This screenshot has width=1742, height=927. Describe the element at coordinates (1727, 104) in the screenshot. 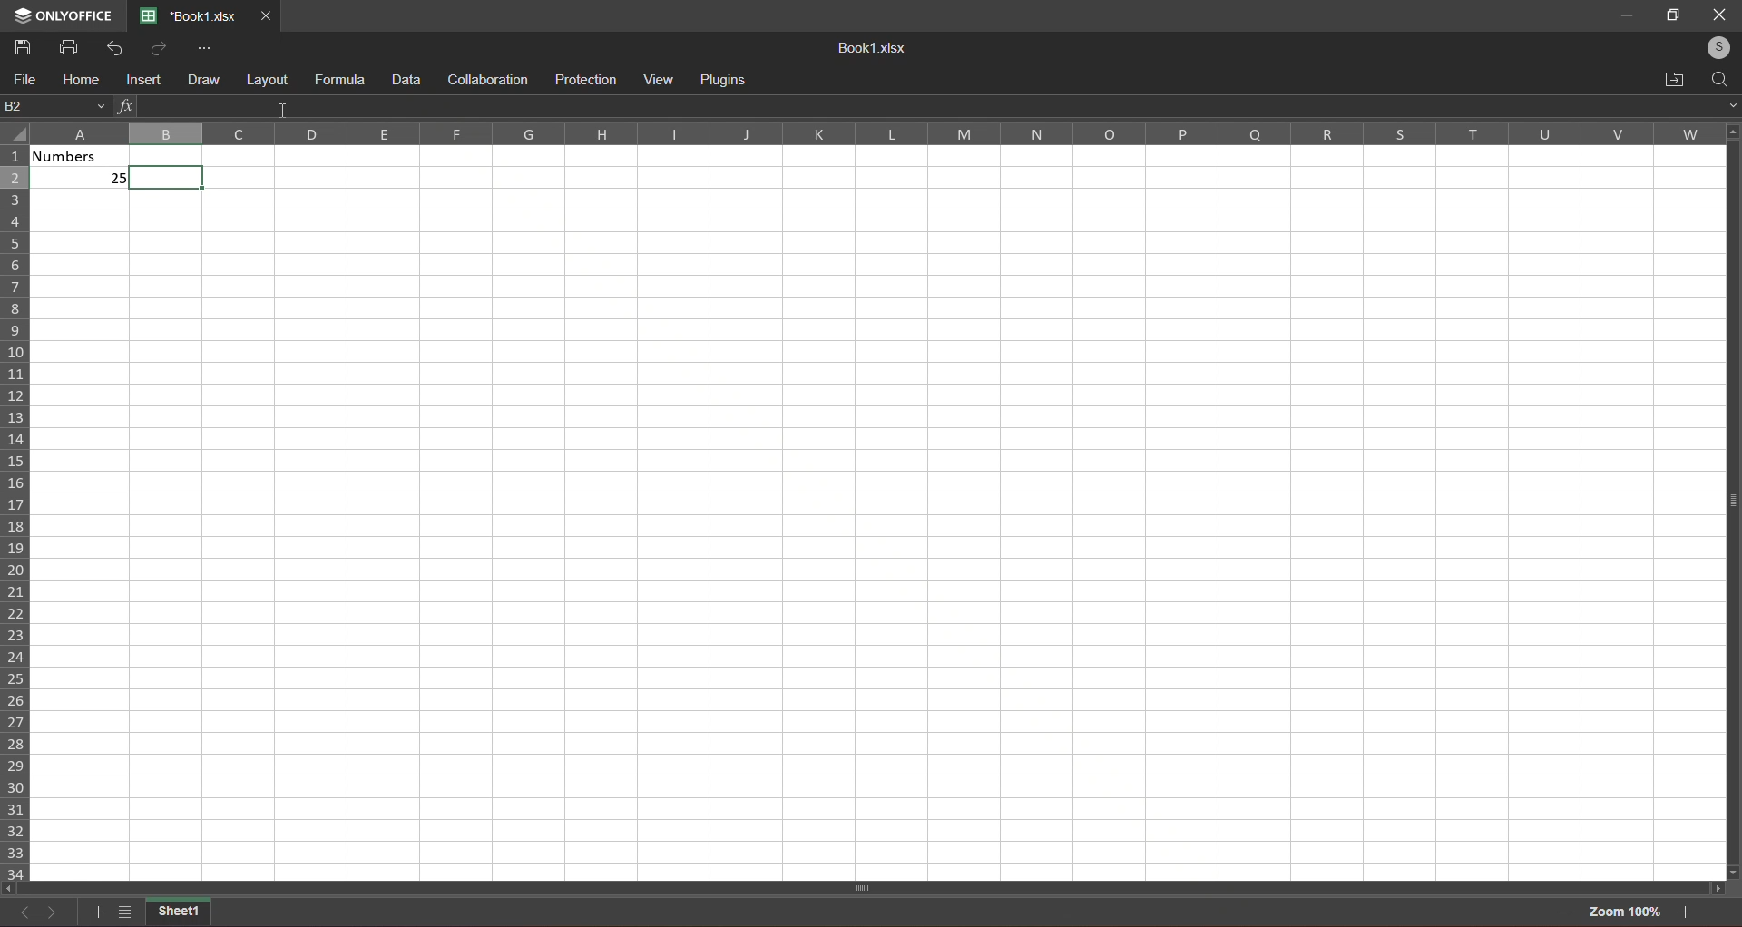

I see `expand` at that location.